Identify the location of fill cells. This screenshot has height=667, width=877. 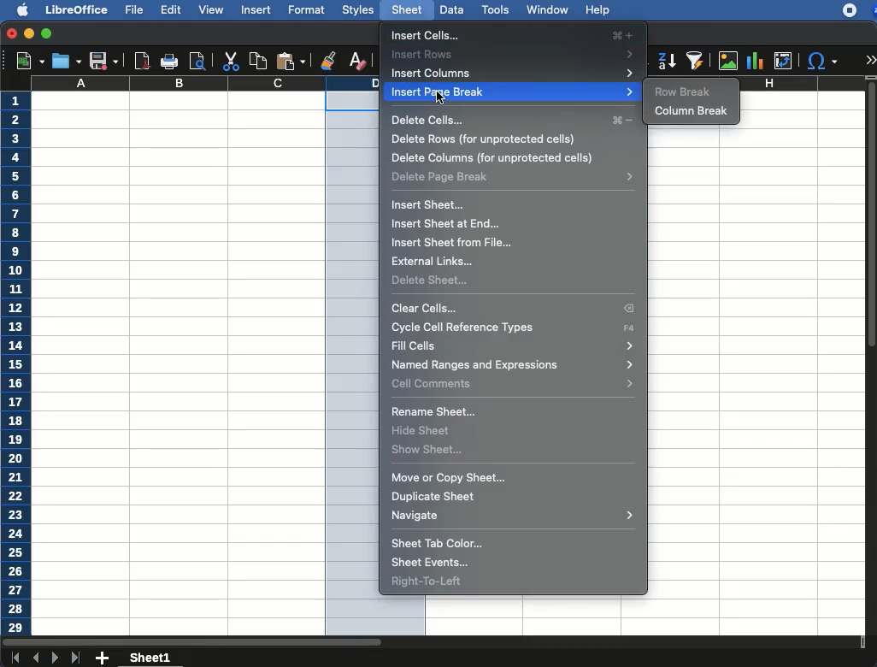
(515, 345).